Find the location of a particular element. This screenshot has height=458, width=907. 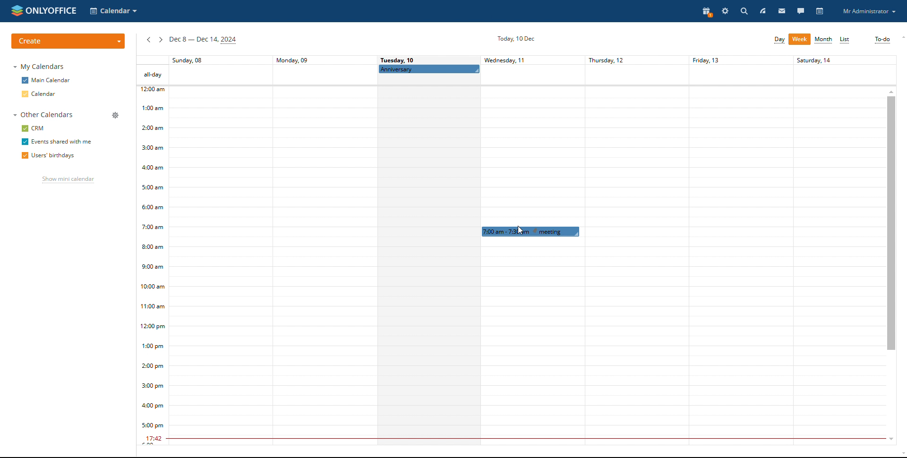

show mini calendar is located at coordinates (68, 179).